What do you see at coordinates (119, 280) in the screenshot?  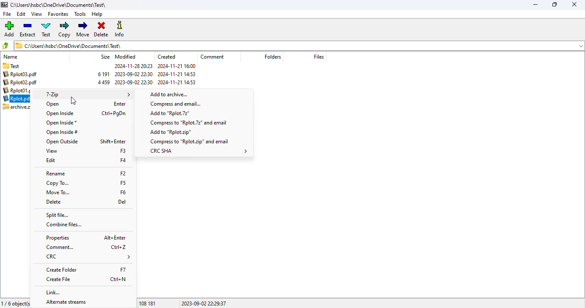 I see `shortcut for create file` at bounding box center [119, 280].